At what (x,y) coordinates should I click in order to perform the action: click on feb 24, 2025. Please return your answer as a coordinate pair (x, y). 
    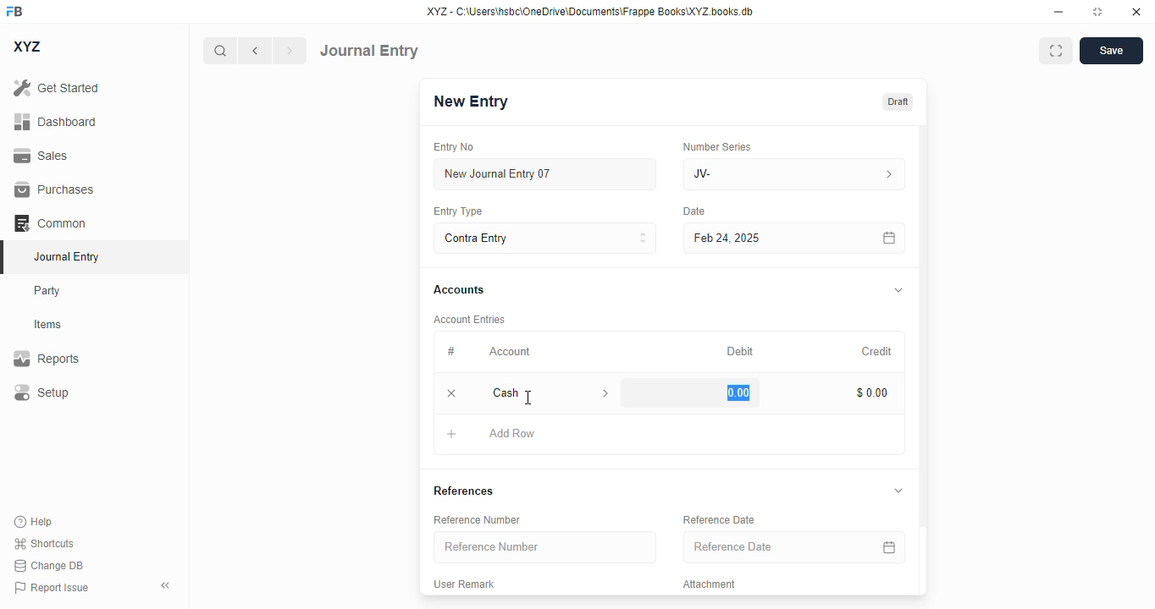
    Looking at the image, I should click on (758, 239).